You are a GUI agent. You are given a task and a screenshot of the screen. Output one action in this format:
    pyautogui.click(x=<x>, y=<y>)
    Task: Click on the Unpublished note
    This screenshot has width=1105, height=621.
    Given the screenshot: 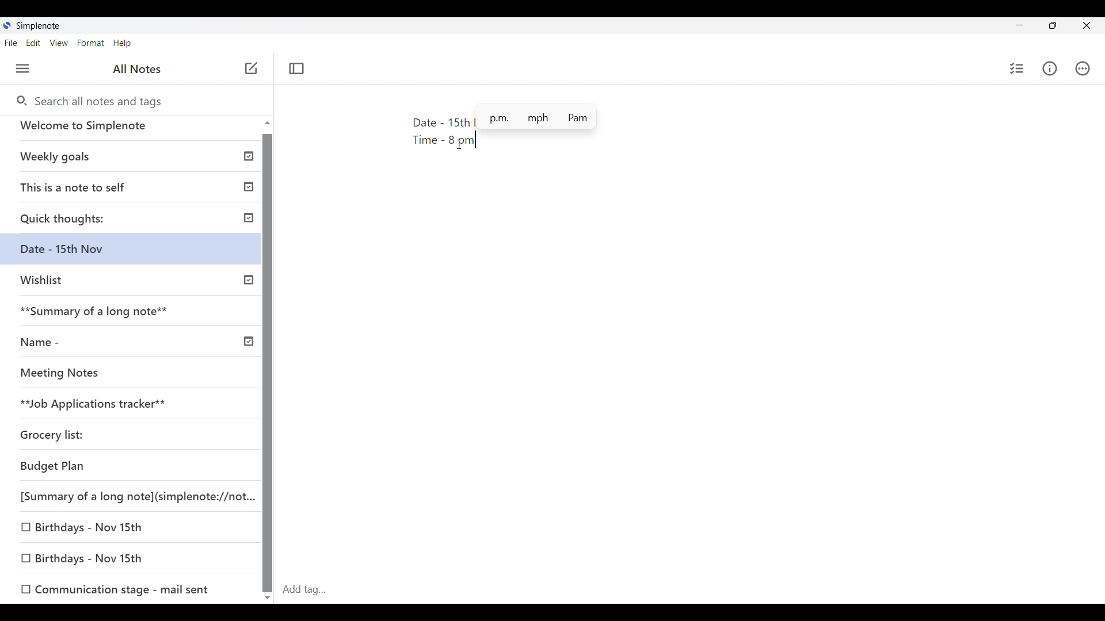 What is the action you would take?
    pyautogui.click(x=132, y=494)
    